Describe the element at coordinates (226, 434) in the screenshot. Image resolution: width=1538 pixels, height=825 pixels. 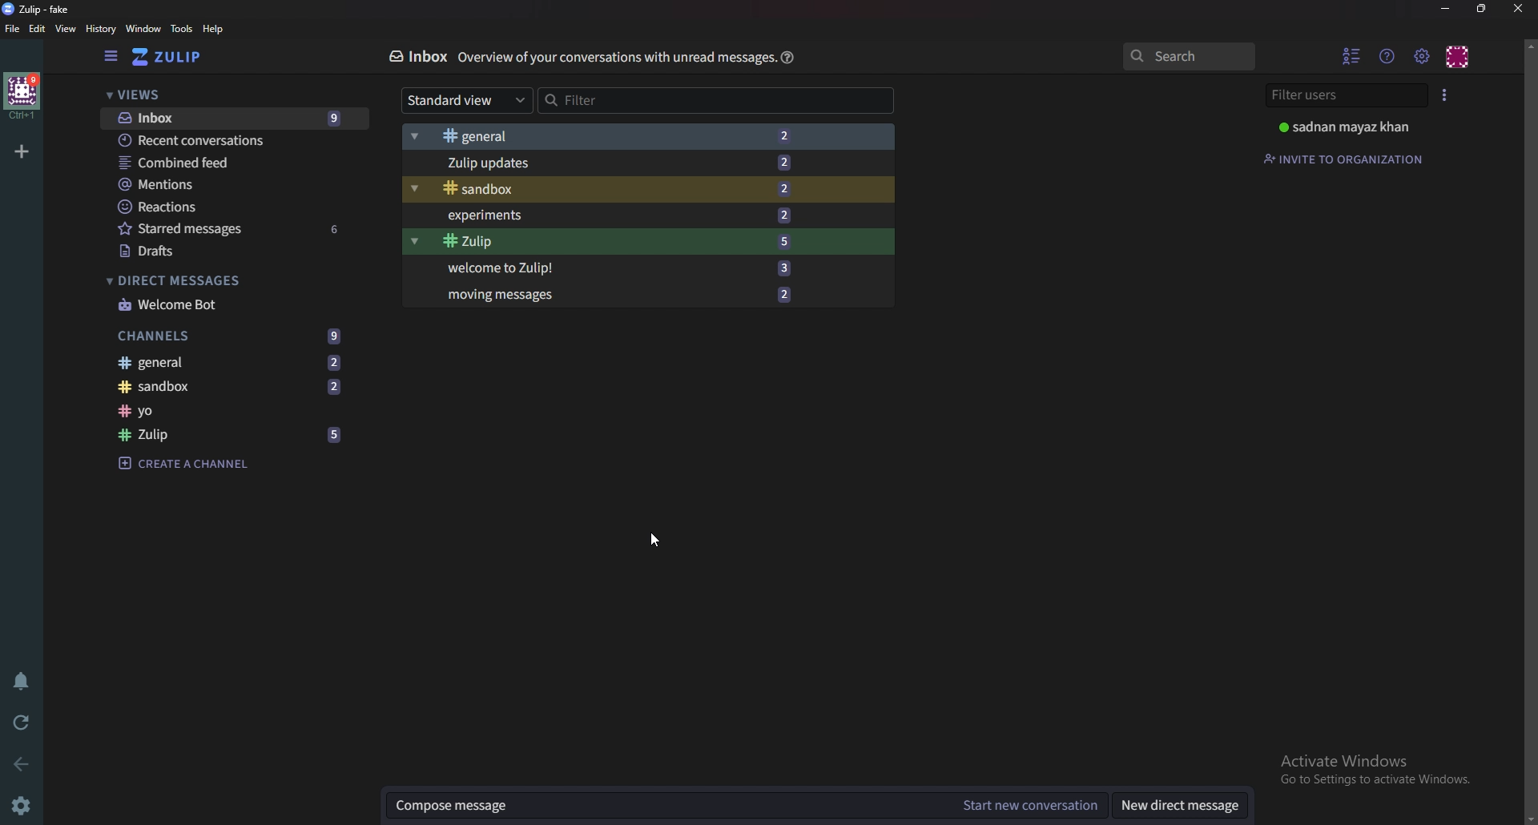
I see `Zulip` at that location.